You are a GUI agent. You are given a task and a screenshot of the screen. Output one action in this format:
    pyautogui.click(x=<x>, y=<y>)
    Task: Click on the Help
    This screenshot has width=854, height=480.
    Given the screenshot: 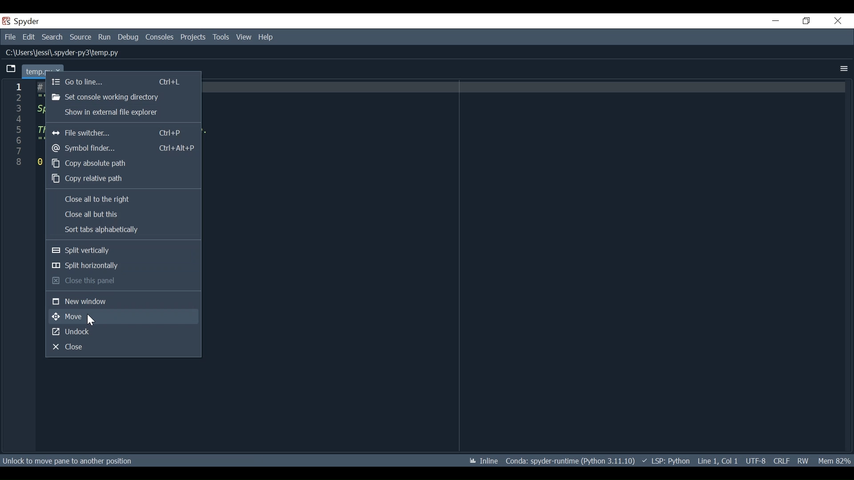 What is the action you would take?
    pyautogui.click(x=266, y=37)
    